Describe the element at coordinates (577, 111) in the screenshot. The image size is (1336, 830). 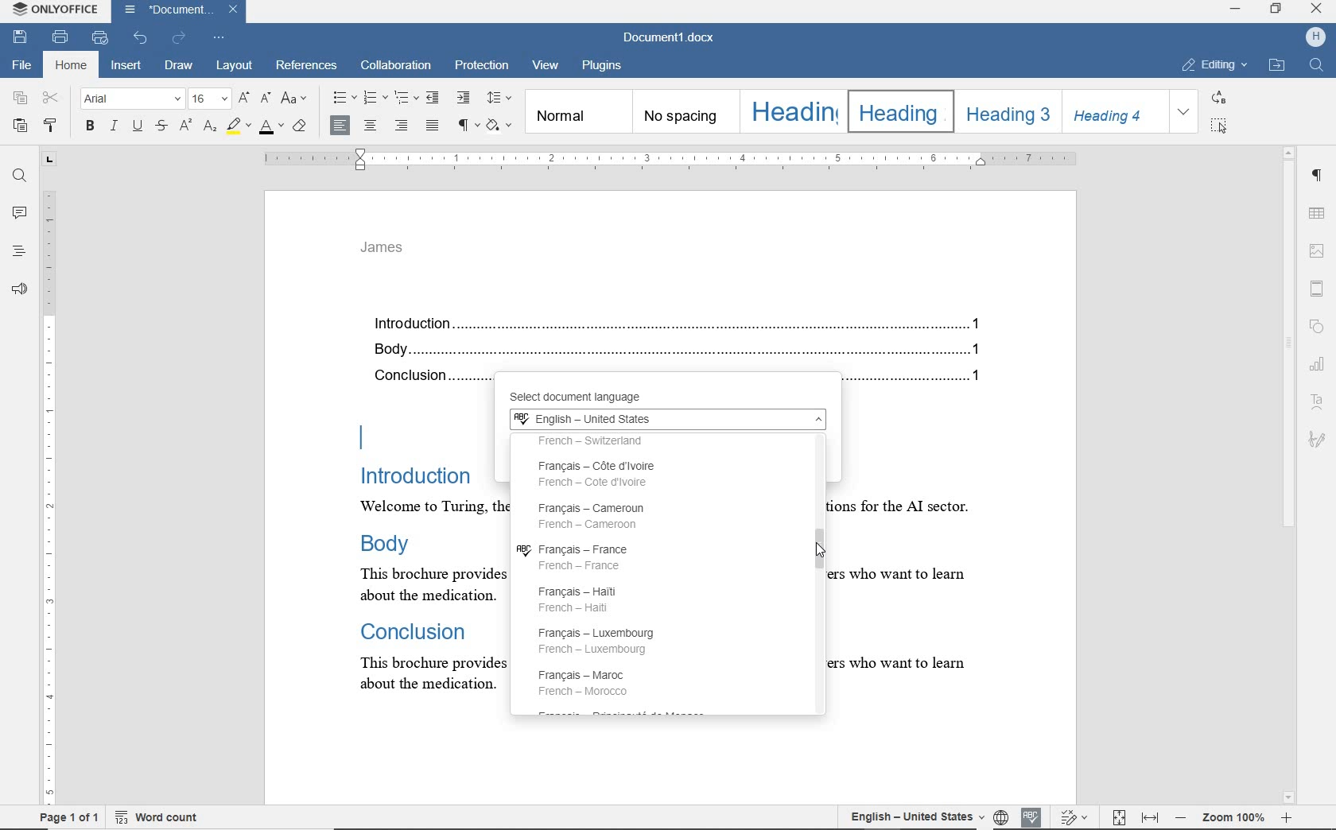
I see `normal` at that location.